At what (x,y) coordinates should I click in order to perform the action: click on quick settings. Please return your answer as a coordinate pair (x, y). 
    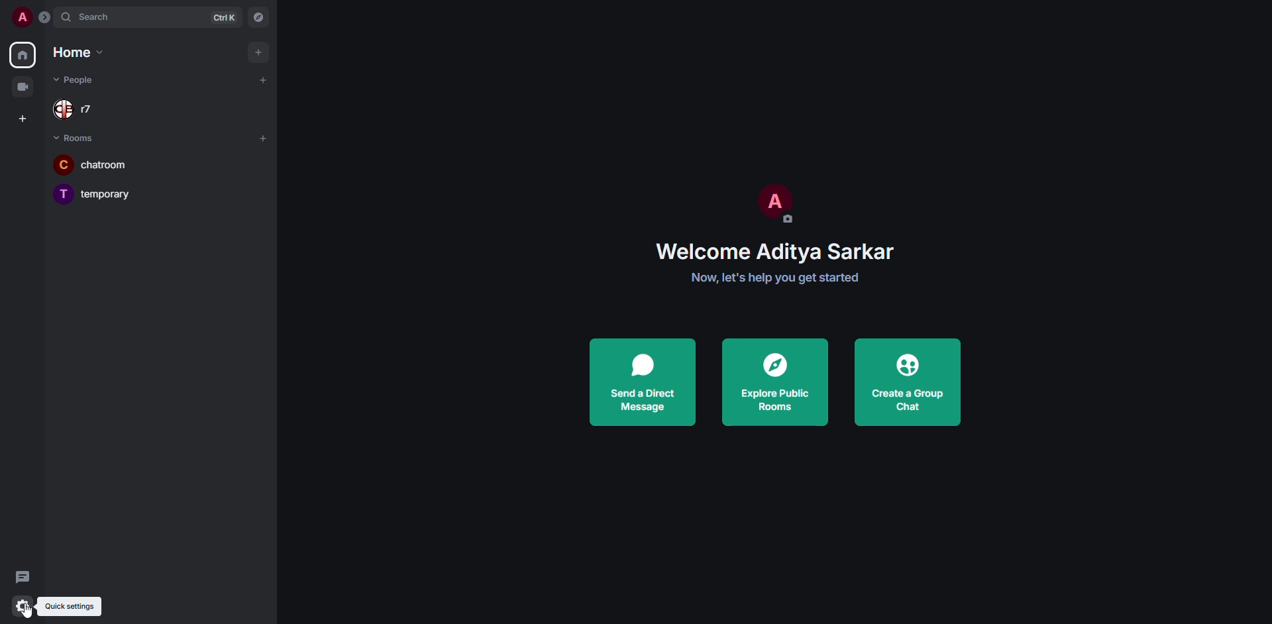
    Looking at the image, I should click on (69, 605).